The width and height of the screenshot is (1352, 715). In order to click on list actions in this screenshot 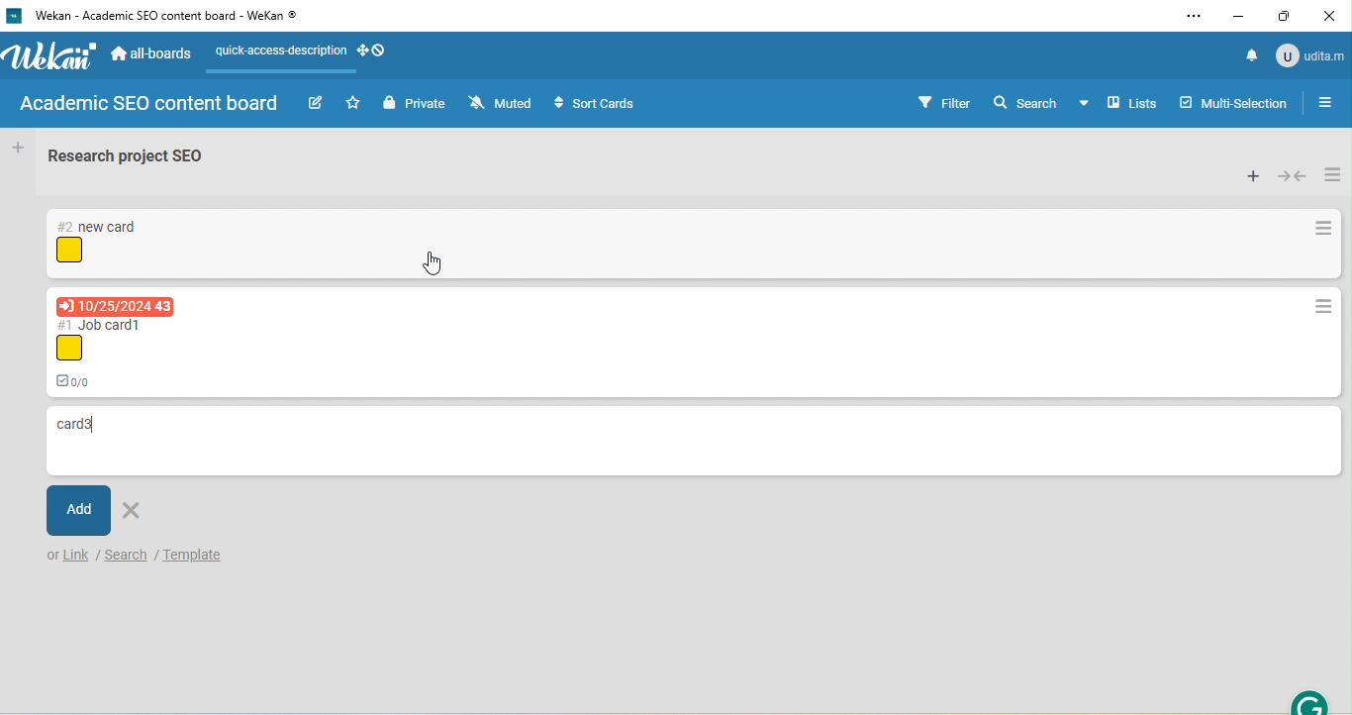, I will do `click(1332, 172)`.